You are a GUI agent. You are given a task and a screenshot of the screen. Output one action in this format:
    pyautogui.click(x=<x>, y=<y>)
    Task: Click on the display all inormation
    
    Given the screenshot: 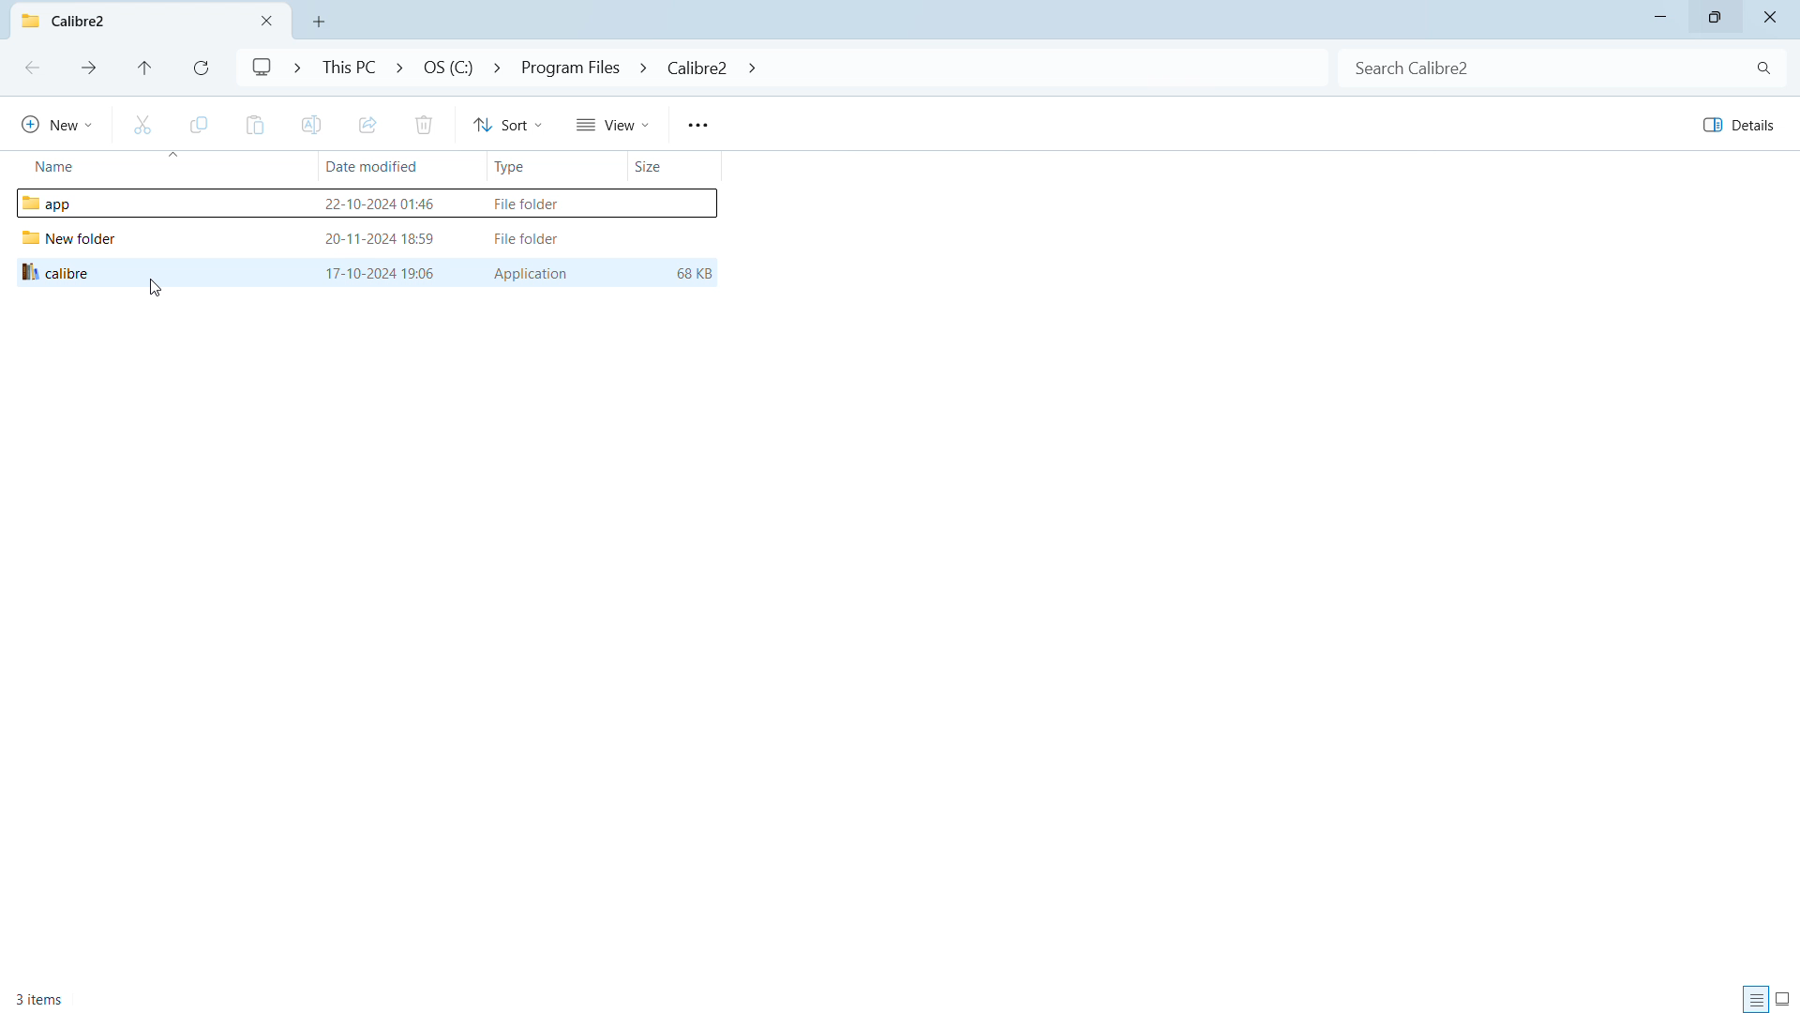 What is the action you would take?
    pyautogui.click(x=1755, y=999)
    